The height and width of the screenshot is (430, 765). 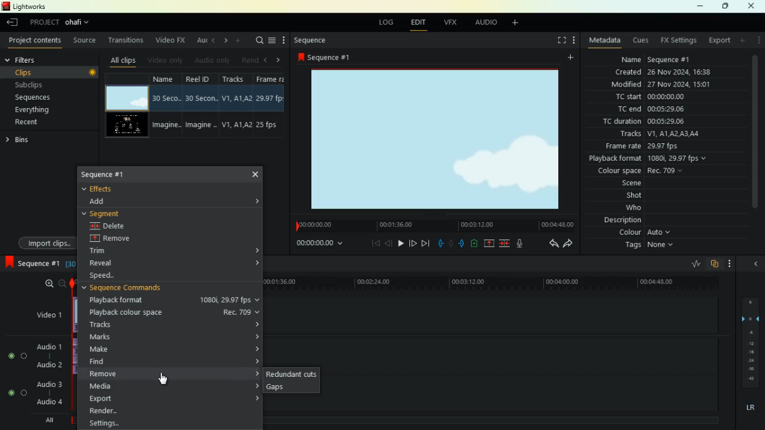 I want to click on playback format, so click(x=648, y=159).